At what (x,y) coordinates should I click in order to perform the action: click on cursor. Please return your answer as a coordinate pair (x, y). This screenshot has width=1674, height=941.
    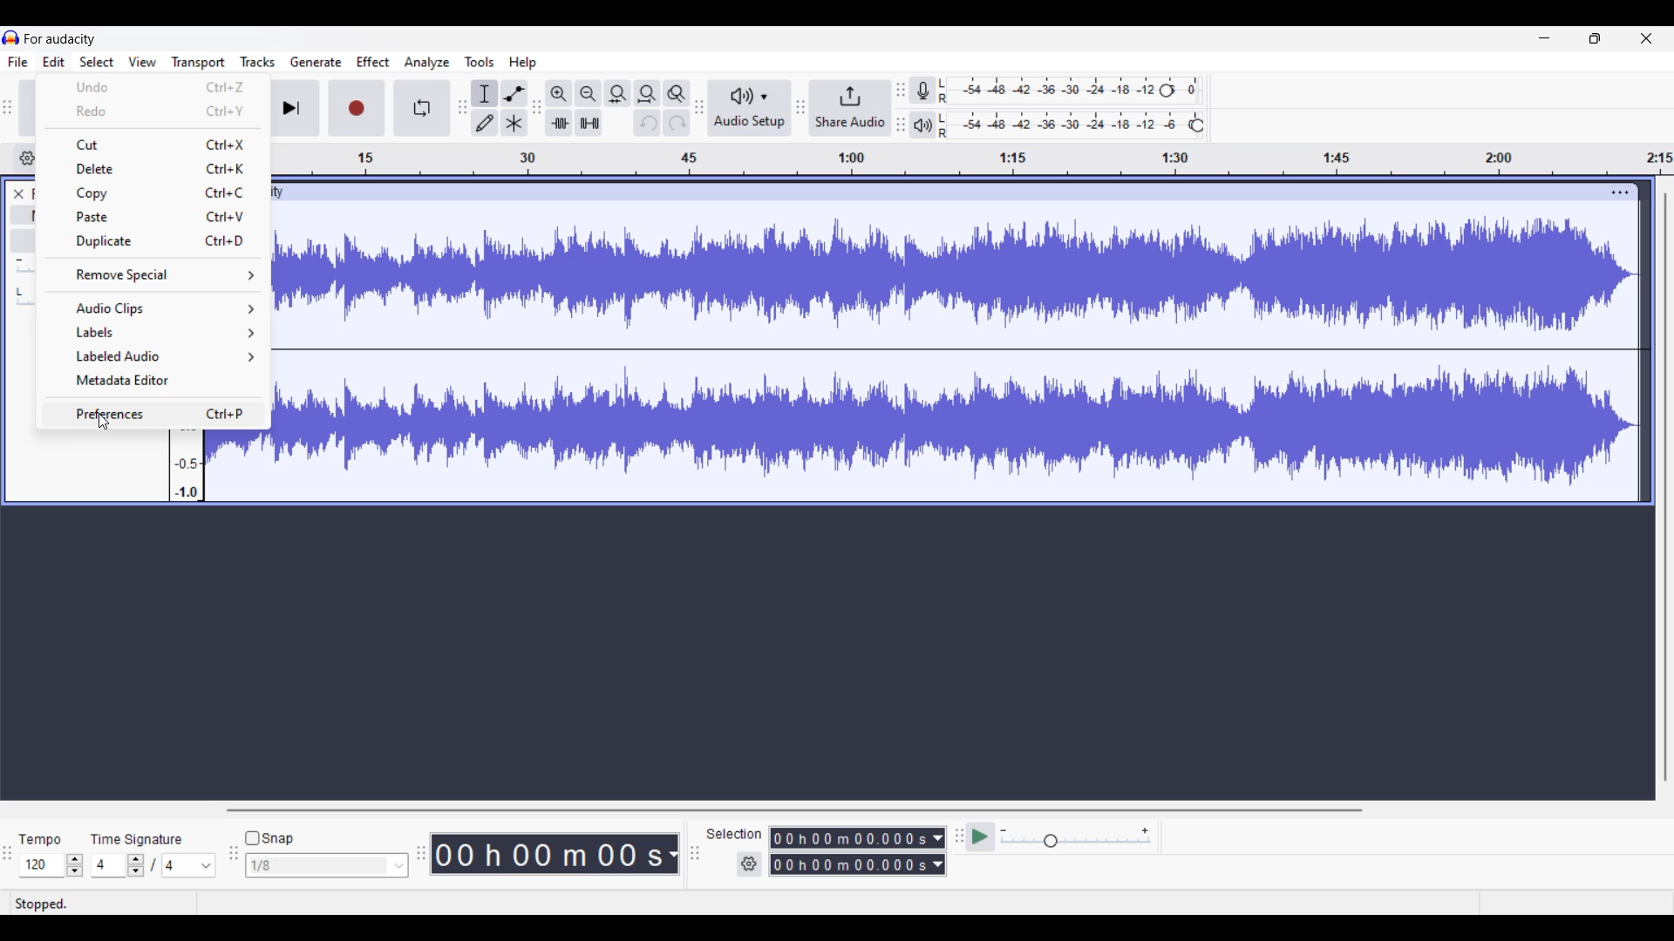
    Looking at the image, I should click on (103, 426).